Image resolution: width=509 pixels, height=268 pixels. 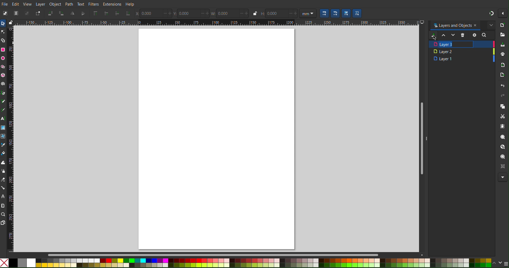 I want to click on Delete Layer, so click(x=463, y=35).